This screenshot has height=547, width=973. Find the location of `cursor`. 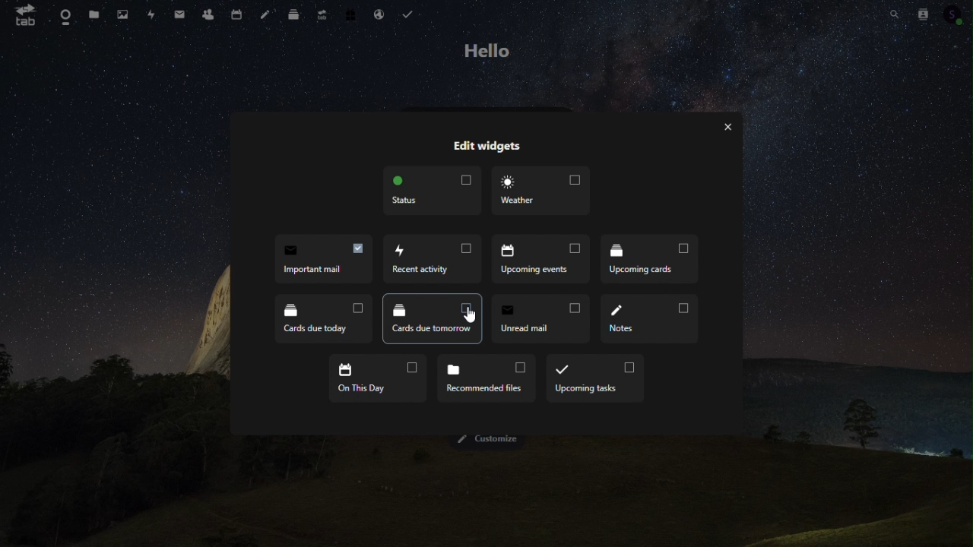

cursor is located at coordinates (471, 316).